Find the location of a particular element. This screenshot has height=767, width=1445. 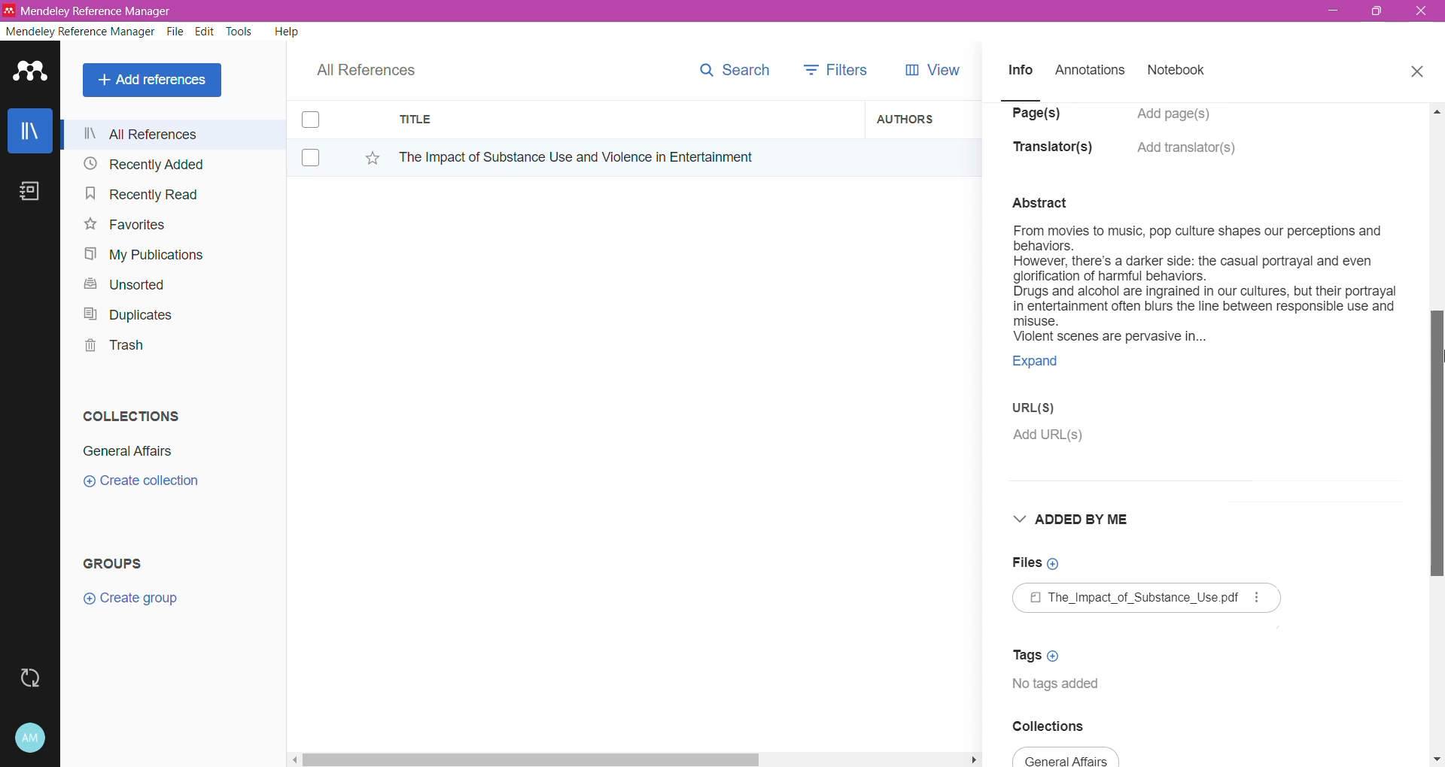

Click to Add Files is located at coordinates (1033, 564).